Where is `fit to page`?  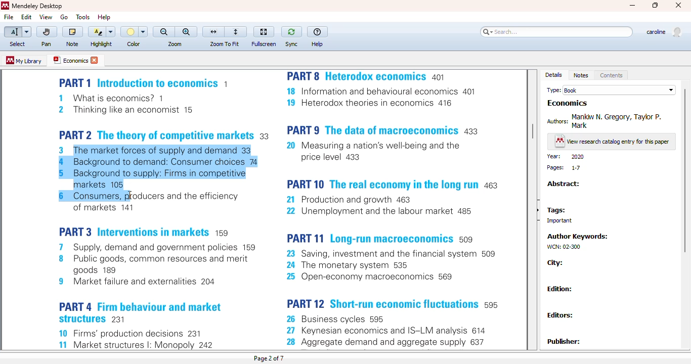
fit to page is located at coordinates (237, 32).